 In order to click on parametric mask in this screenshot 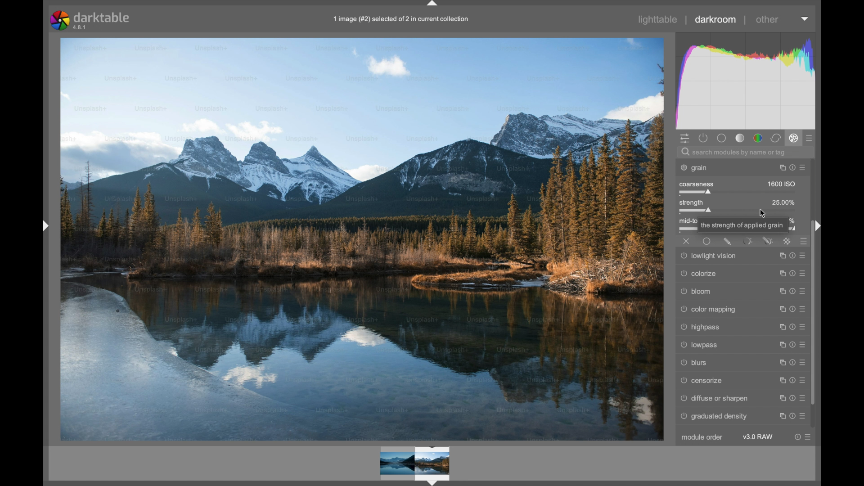, I will do `click(747, 241)`.